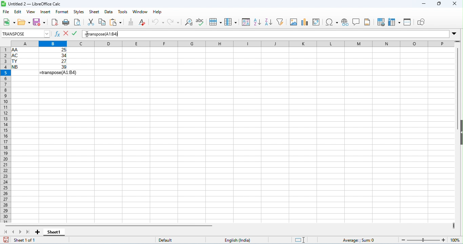 This screenshot has height=244, width=463. I want to click on freeze rows and columns, so click(395, 22).